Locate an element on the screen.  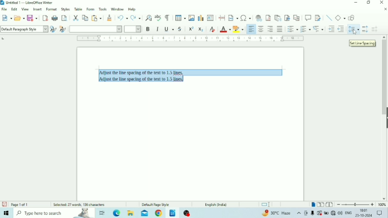
Google Chrome is located at coordinates (158, 213).